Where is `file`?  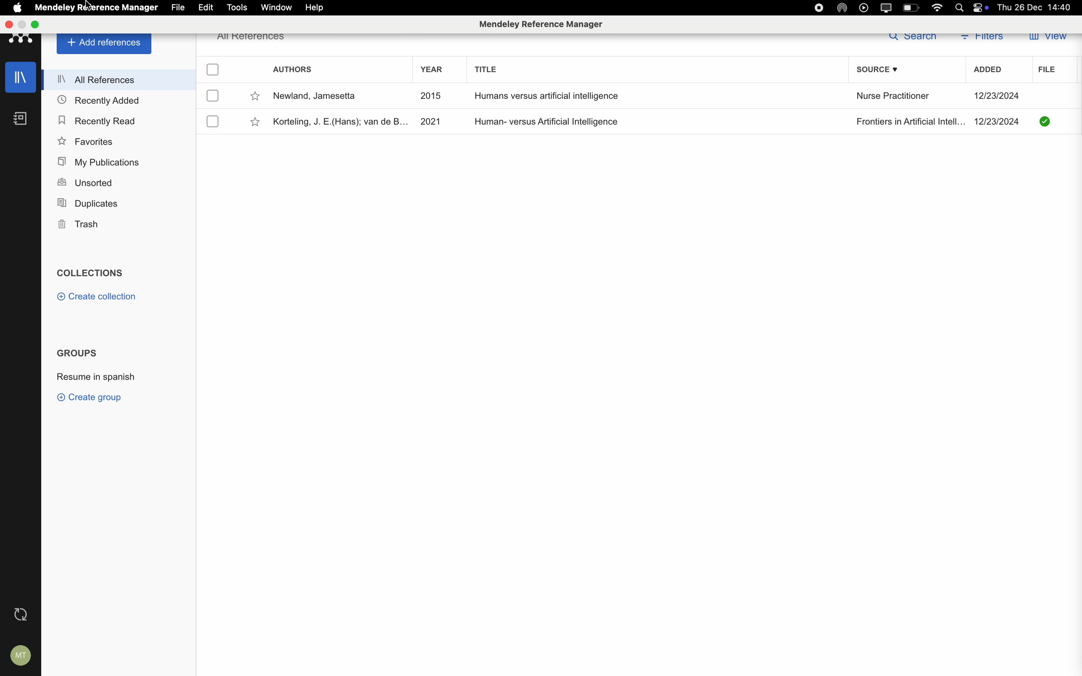
file is located at coordinates (177, 8).